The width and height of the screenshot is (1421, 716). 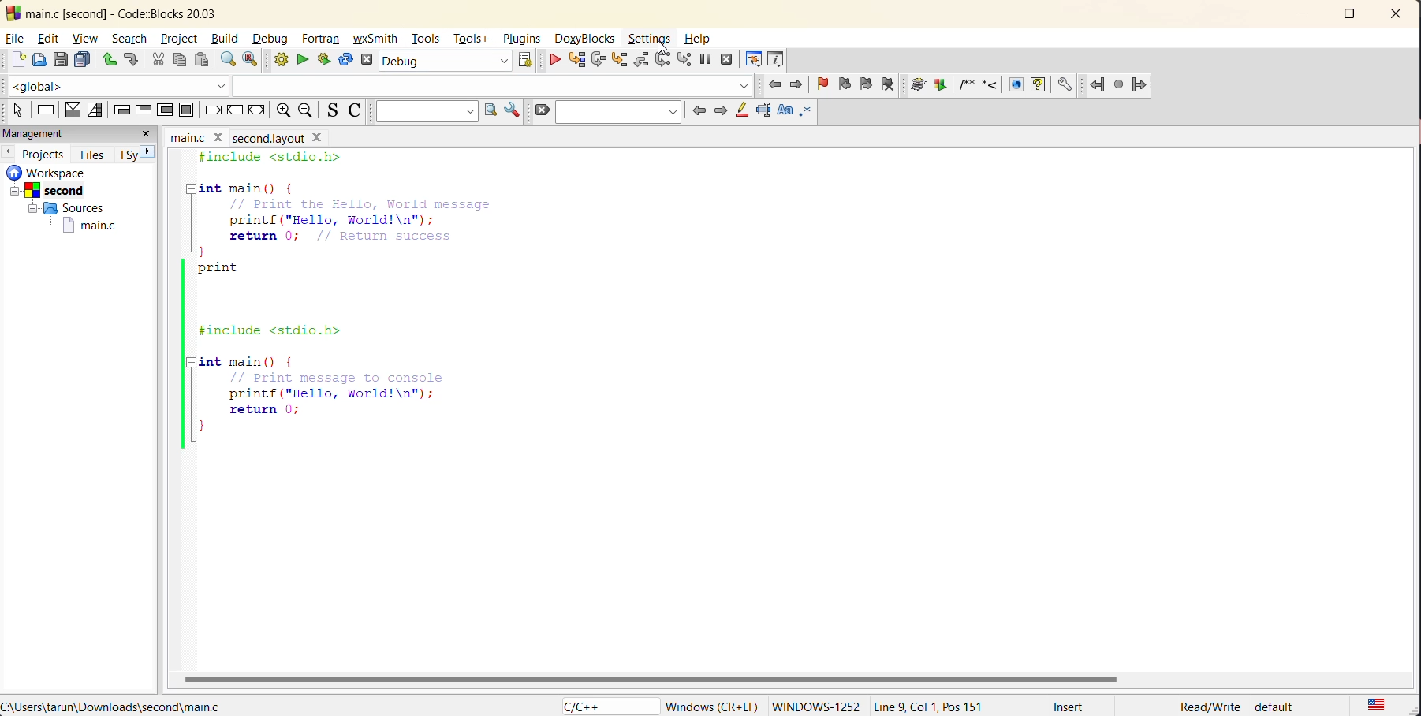 I want to click on settings, so click(x=652, y=39).